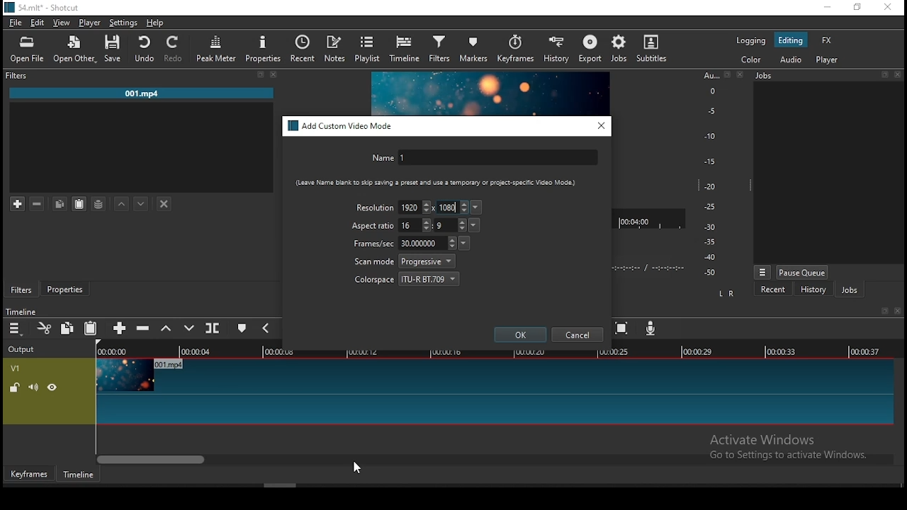  I want to click on restore, so click(884, 75).